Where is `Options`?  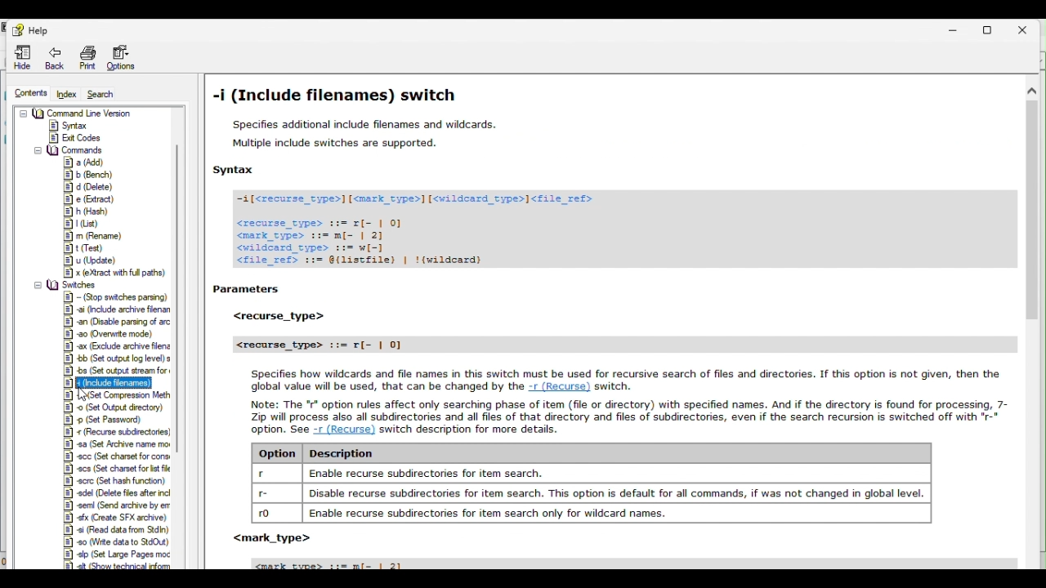
Options is located at coordinates (125, 54).